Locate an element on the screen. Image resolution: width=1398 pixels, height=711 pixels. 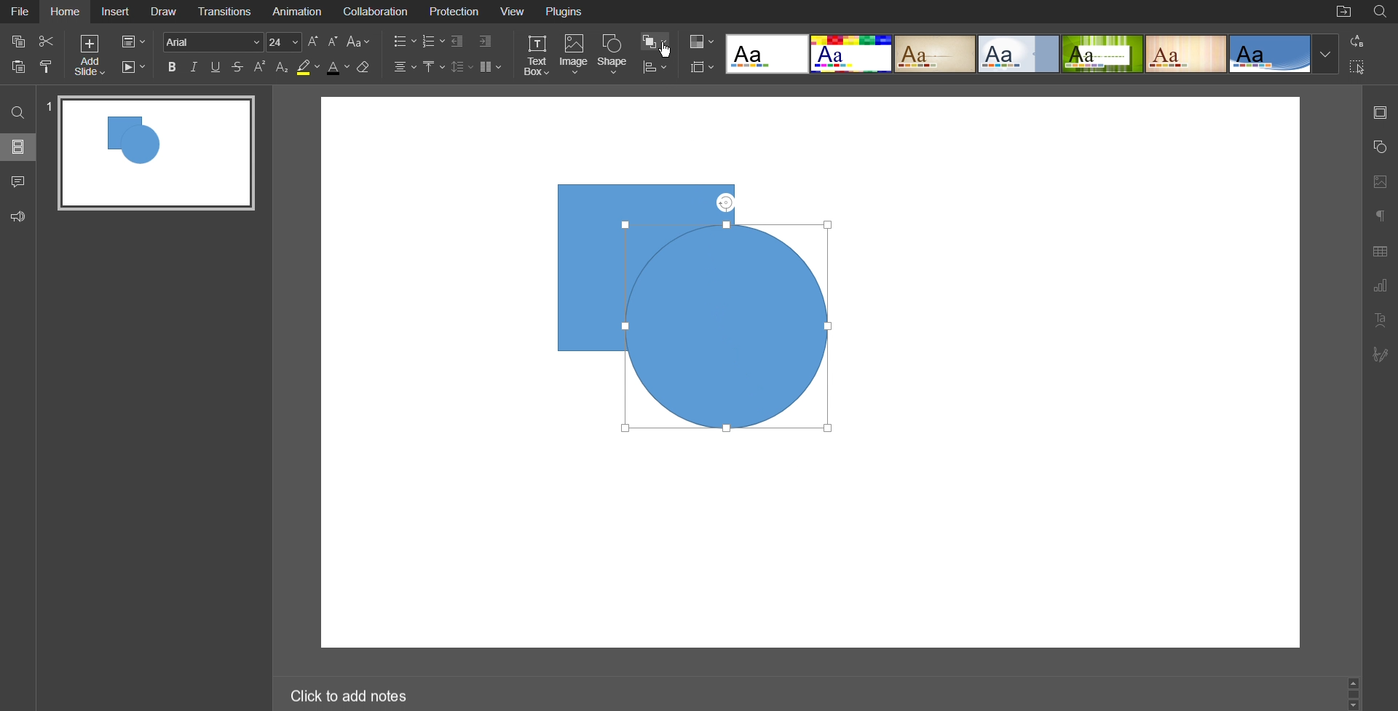
Office is located at coordinates (1271, 54).